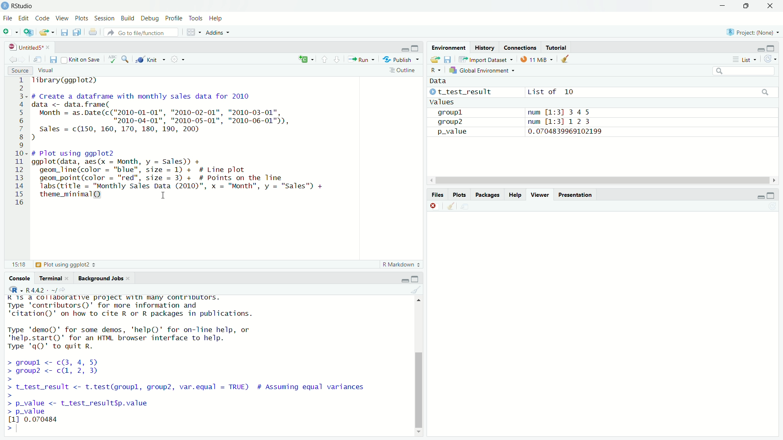 The width and height of the screenshot is (783, 440). What do you see at coordinates (28, 32) in the screenshot?
I see `new project` at bounding box center [28, 32].